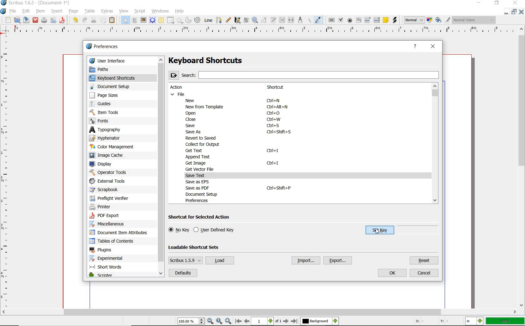 The image size is (525, 326). What do you see at coordinates (14, 12) in the screenshot?
I see `file` at bounding box center [14, 12].